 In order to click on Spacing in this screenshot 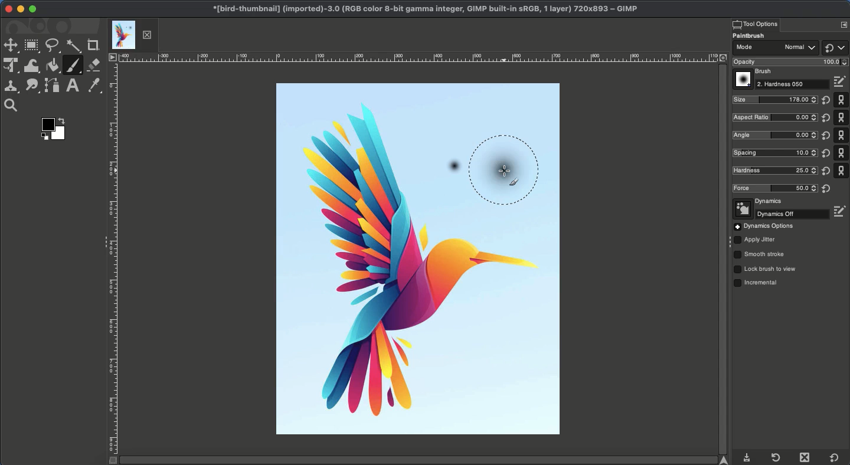, I will do `click(773, 152)`.